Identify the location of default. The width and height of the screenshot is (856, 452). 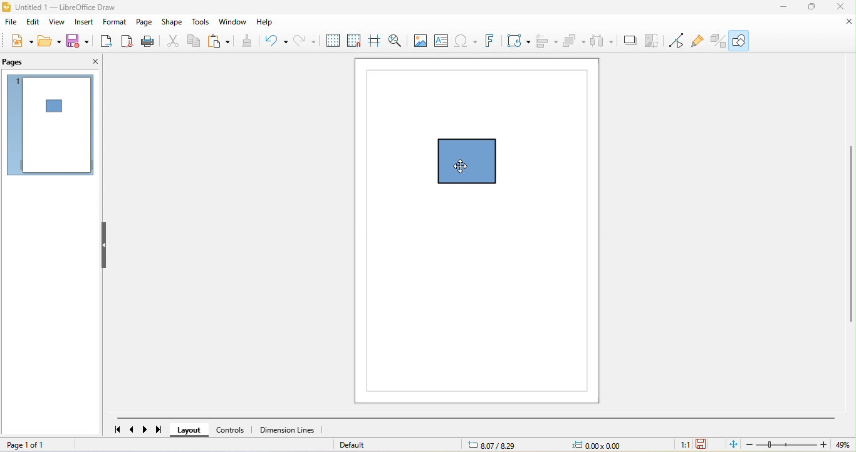
(358, 445).